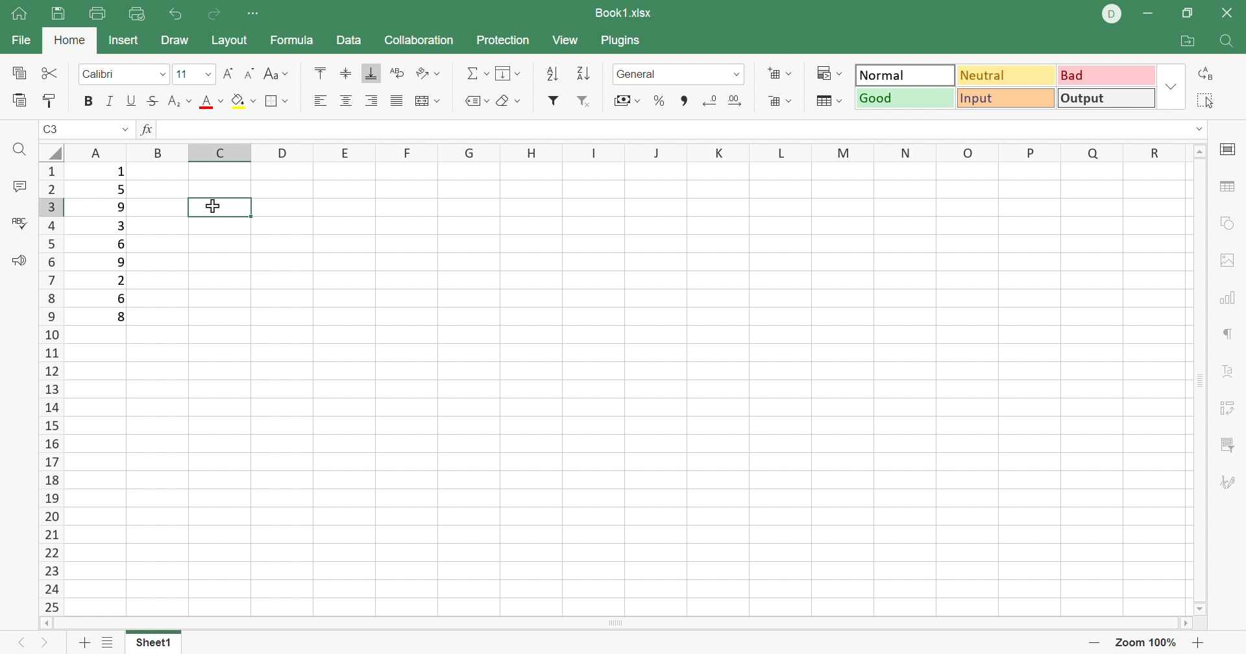 The width and height of the screenshot is (1246, 654). What do you see at coordinates (476, 103) in the screenshot?
I see `Named ranges` at bounding box center [476, 103].